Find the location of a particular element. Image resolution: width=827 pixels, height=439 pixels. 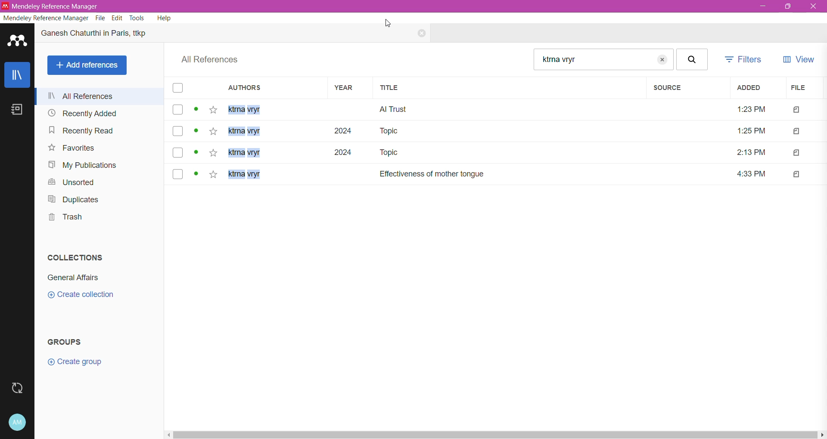

My Publications is located at coordinates (81, 166).